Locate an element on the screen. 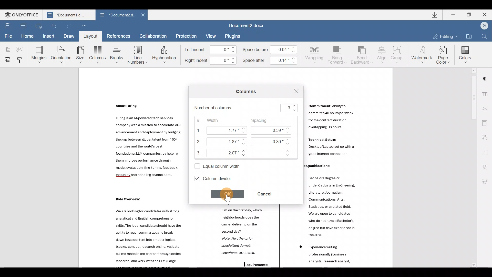 This screenshot has height=277, width=492. Page color is located at coordinates (444, 54).